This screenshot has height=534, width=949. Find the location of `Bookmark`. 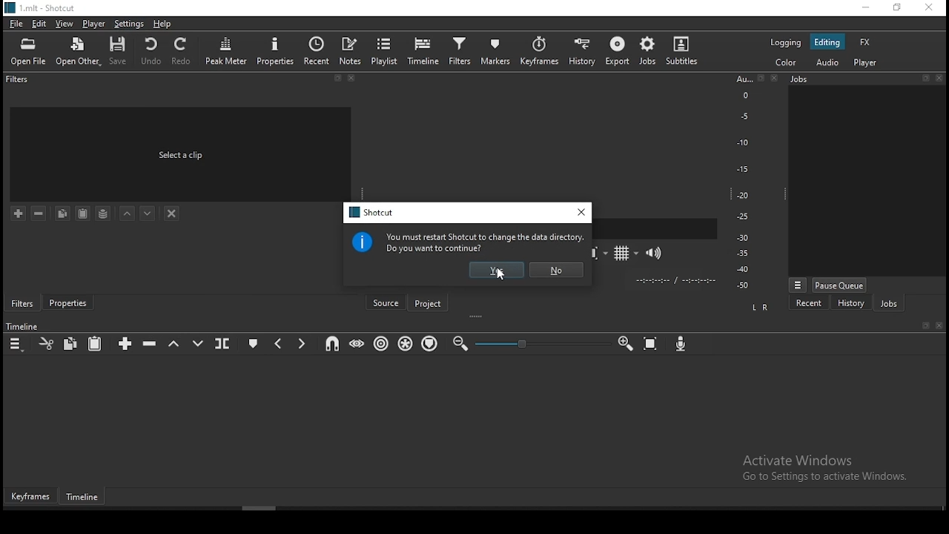

Bookmark is located at coordinates (925, 77).